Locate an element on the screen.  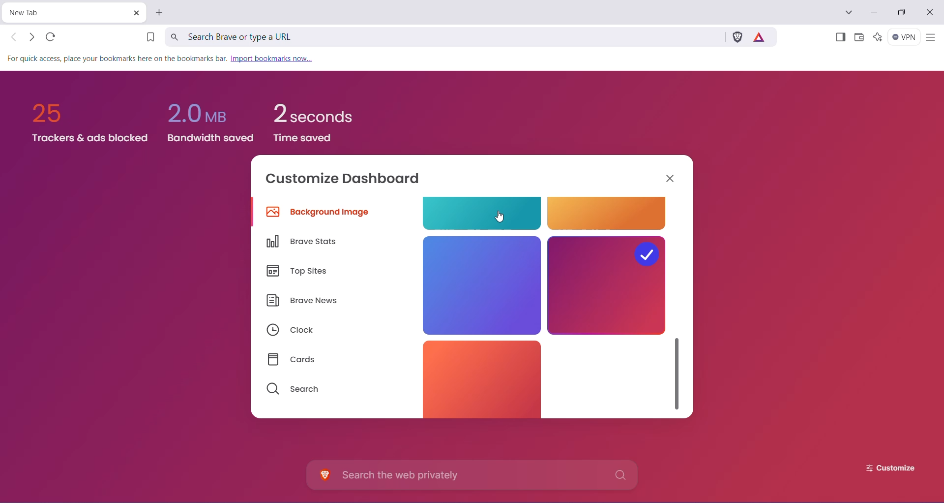
Close is located at coordinates (931, 13).